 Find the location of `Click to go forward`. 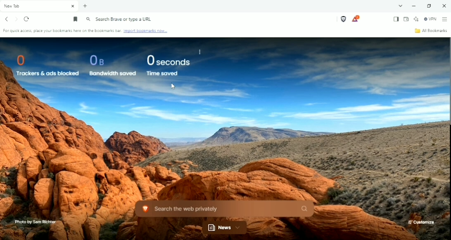

Click to go forward is located at coordinates (17, 19).